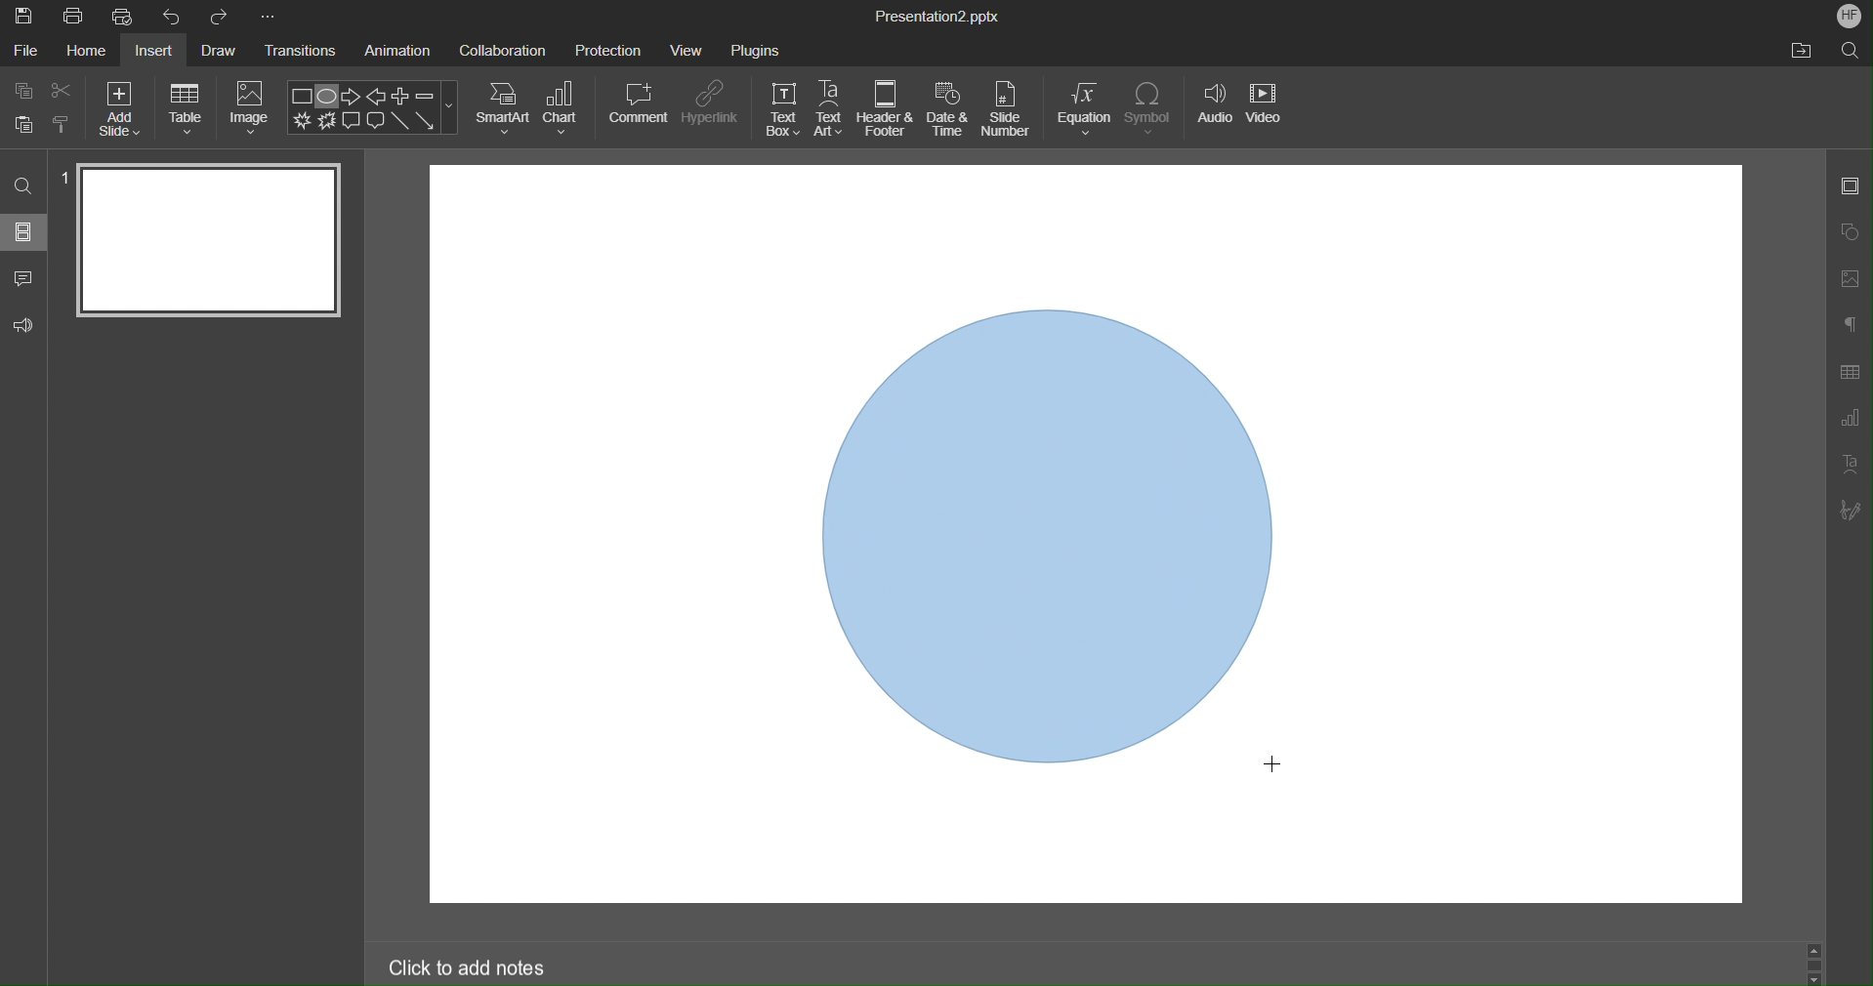 Image resolution: width=1873 pixels, height=986 pixels. What do you see at coordinates (710, 103) in the screenshot?
I see `Hyperlink` at bounding box center [710, 103].